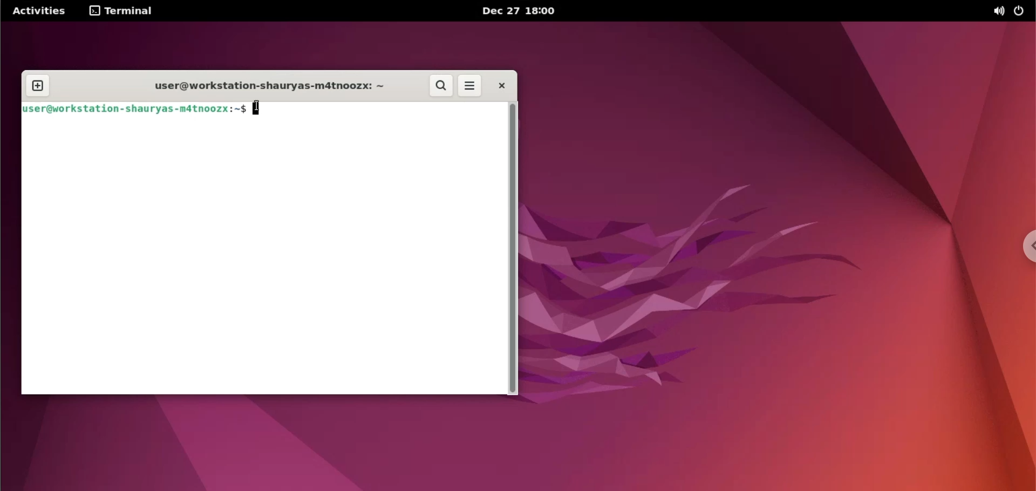 Image resolution: width=1036 pixels, height=491 pixels. Describe the element at coordinates (377, 109) in the screenshot. I see `command input` at that location.